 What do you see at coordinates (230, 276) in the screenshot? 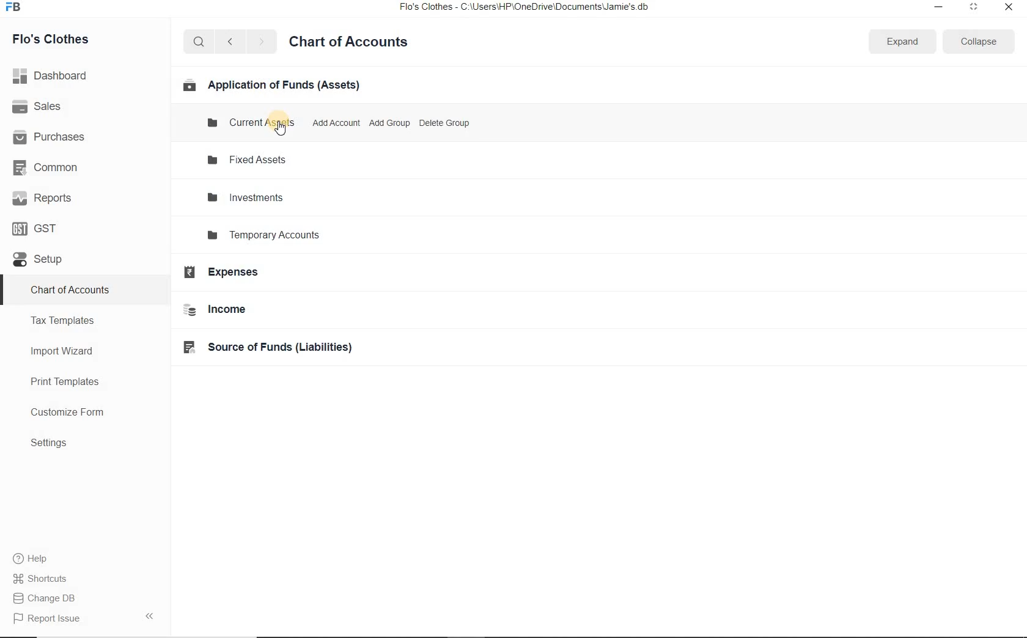
I see `Expenses` at bounding box center [230, 276].